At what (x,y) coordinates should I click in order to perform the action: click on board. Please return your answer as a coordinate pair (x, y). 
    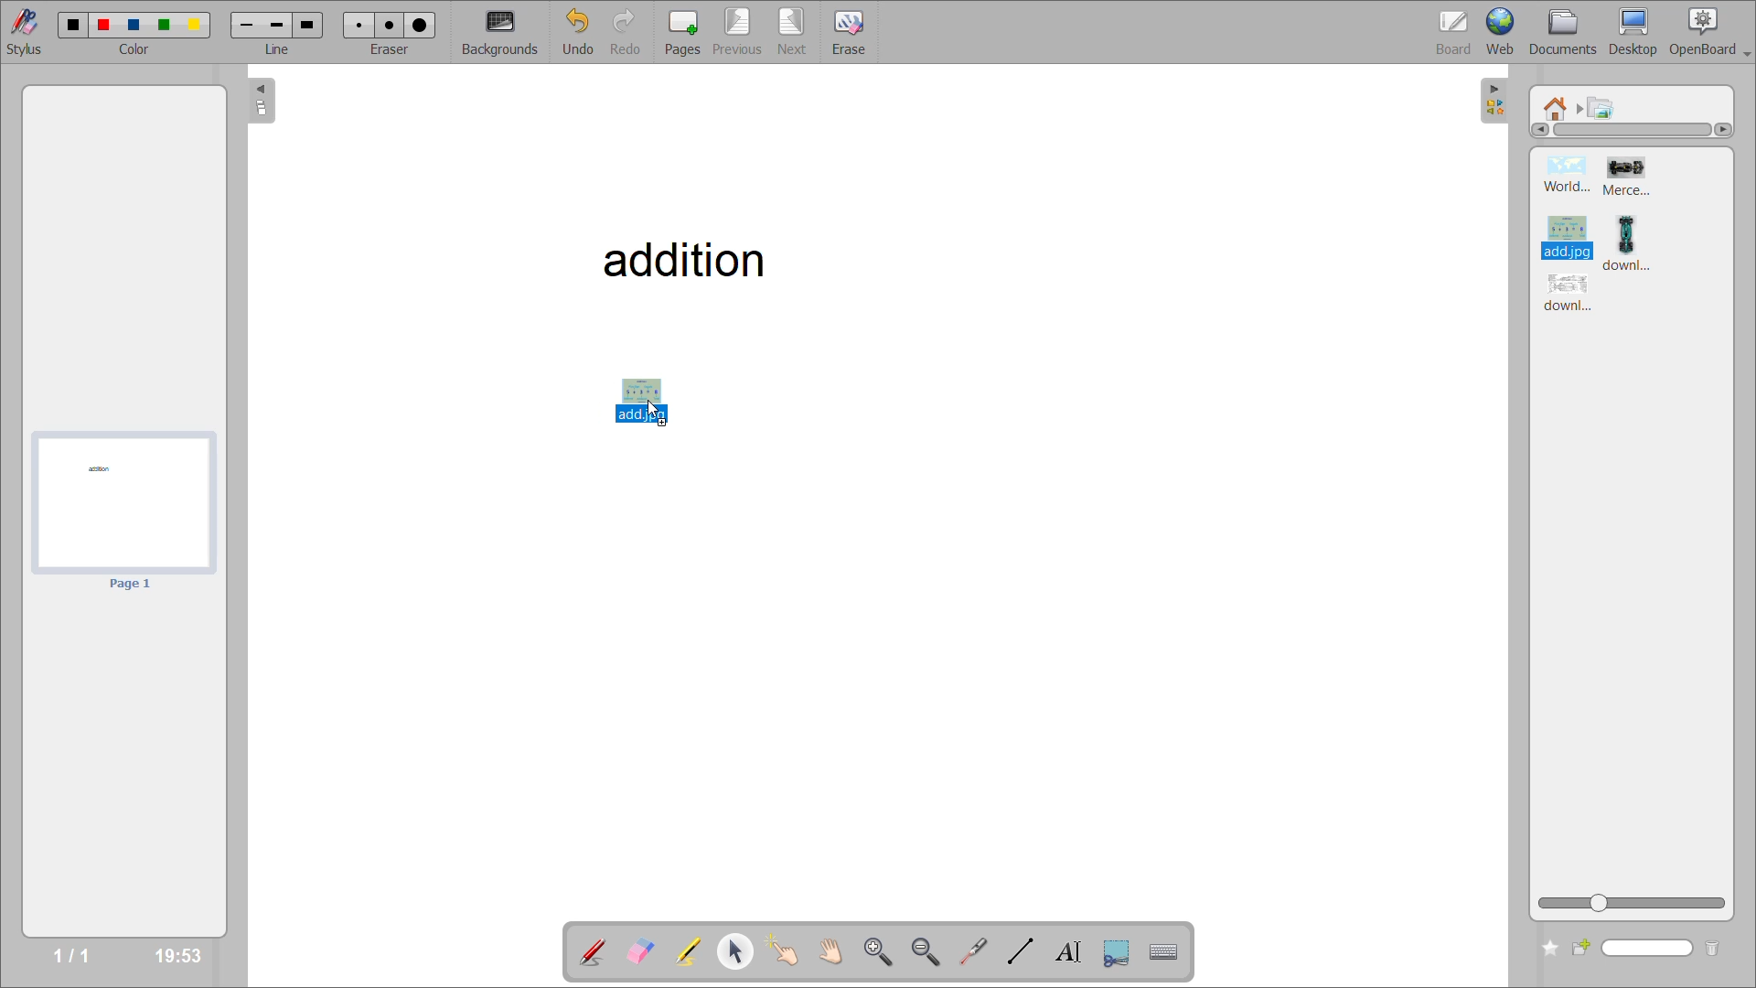
    Looking at the image, I should click on (1455, 33).